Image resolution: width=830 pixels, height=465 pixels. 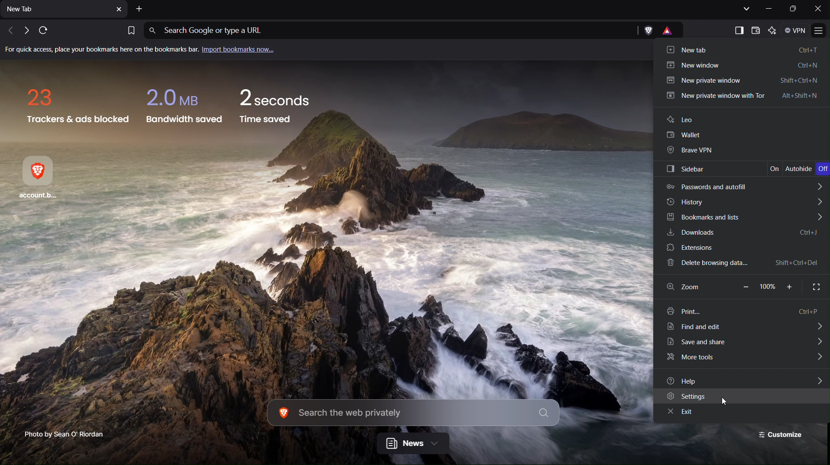 What do you see at coordinates (743, 310) in the screenshot?
I see `Print ` at bounding box center [743, 310].